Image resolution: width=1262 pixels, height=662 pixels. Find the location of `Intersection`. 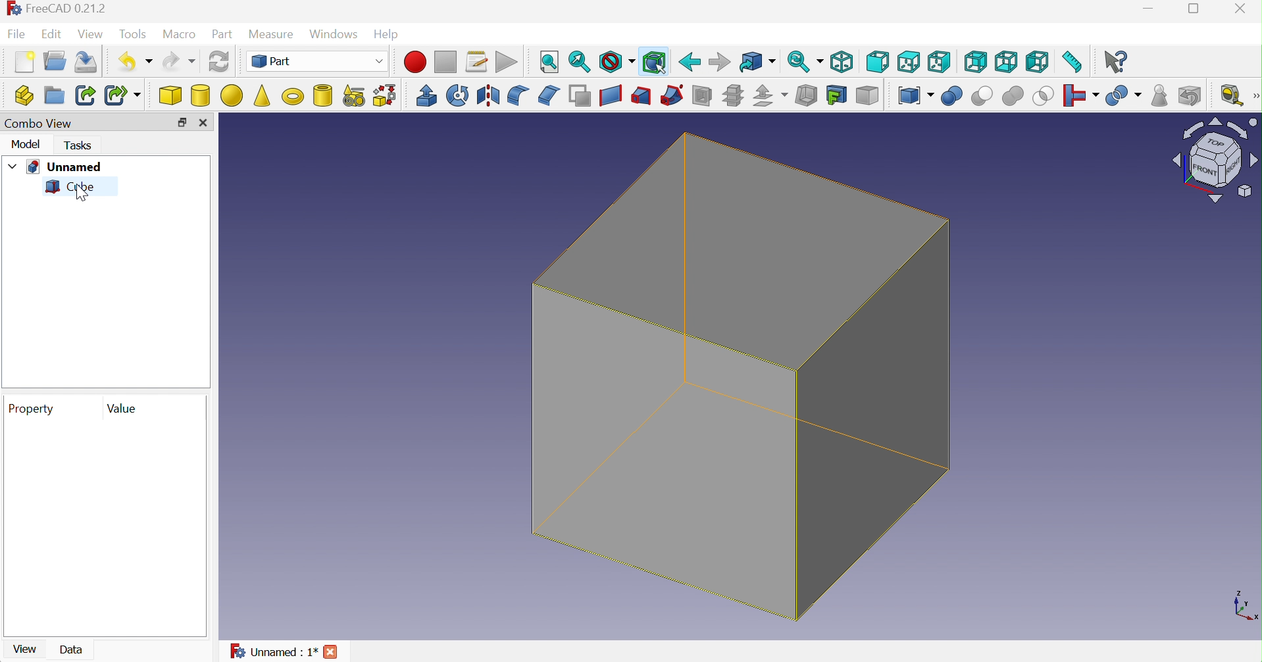

Intersection is located at coordinates (1043, 96).